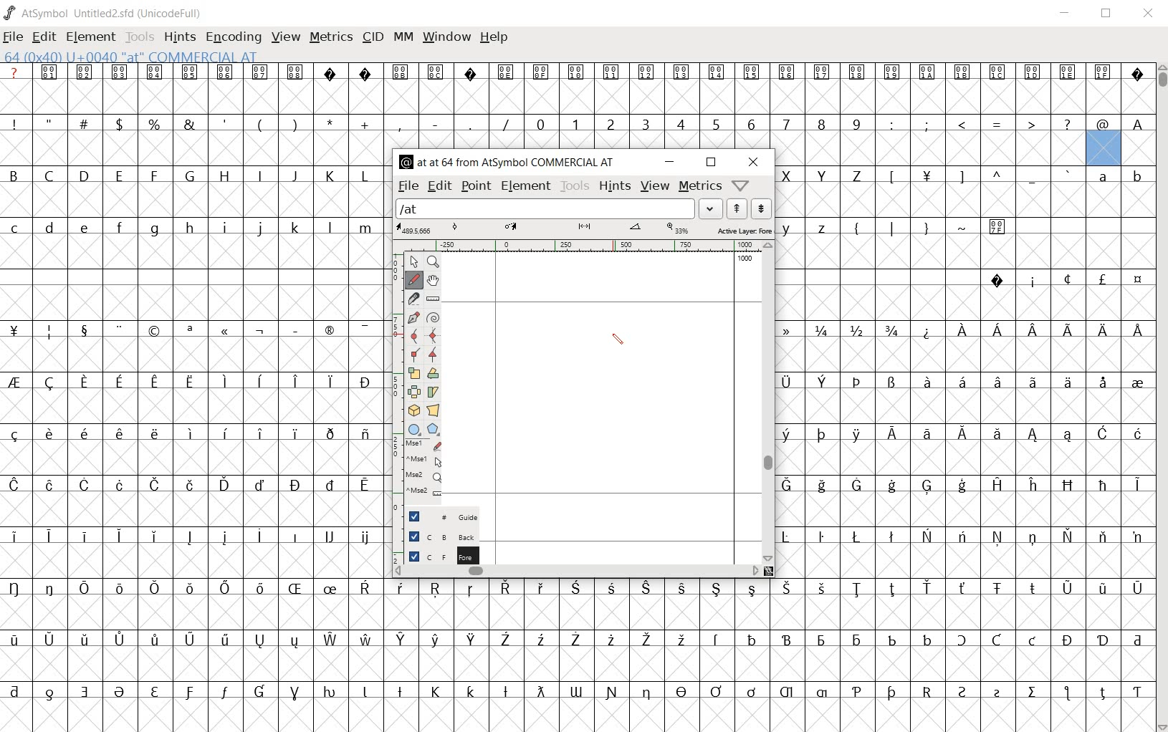  I want to click on hints, so click(615, 186).